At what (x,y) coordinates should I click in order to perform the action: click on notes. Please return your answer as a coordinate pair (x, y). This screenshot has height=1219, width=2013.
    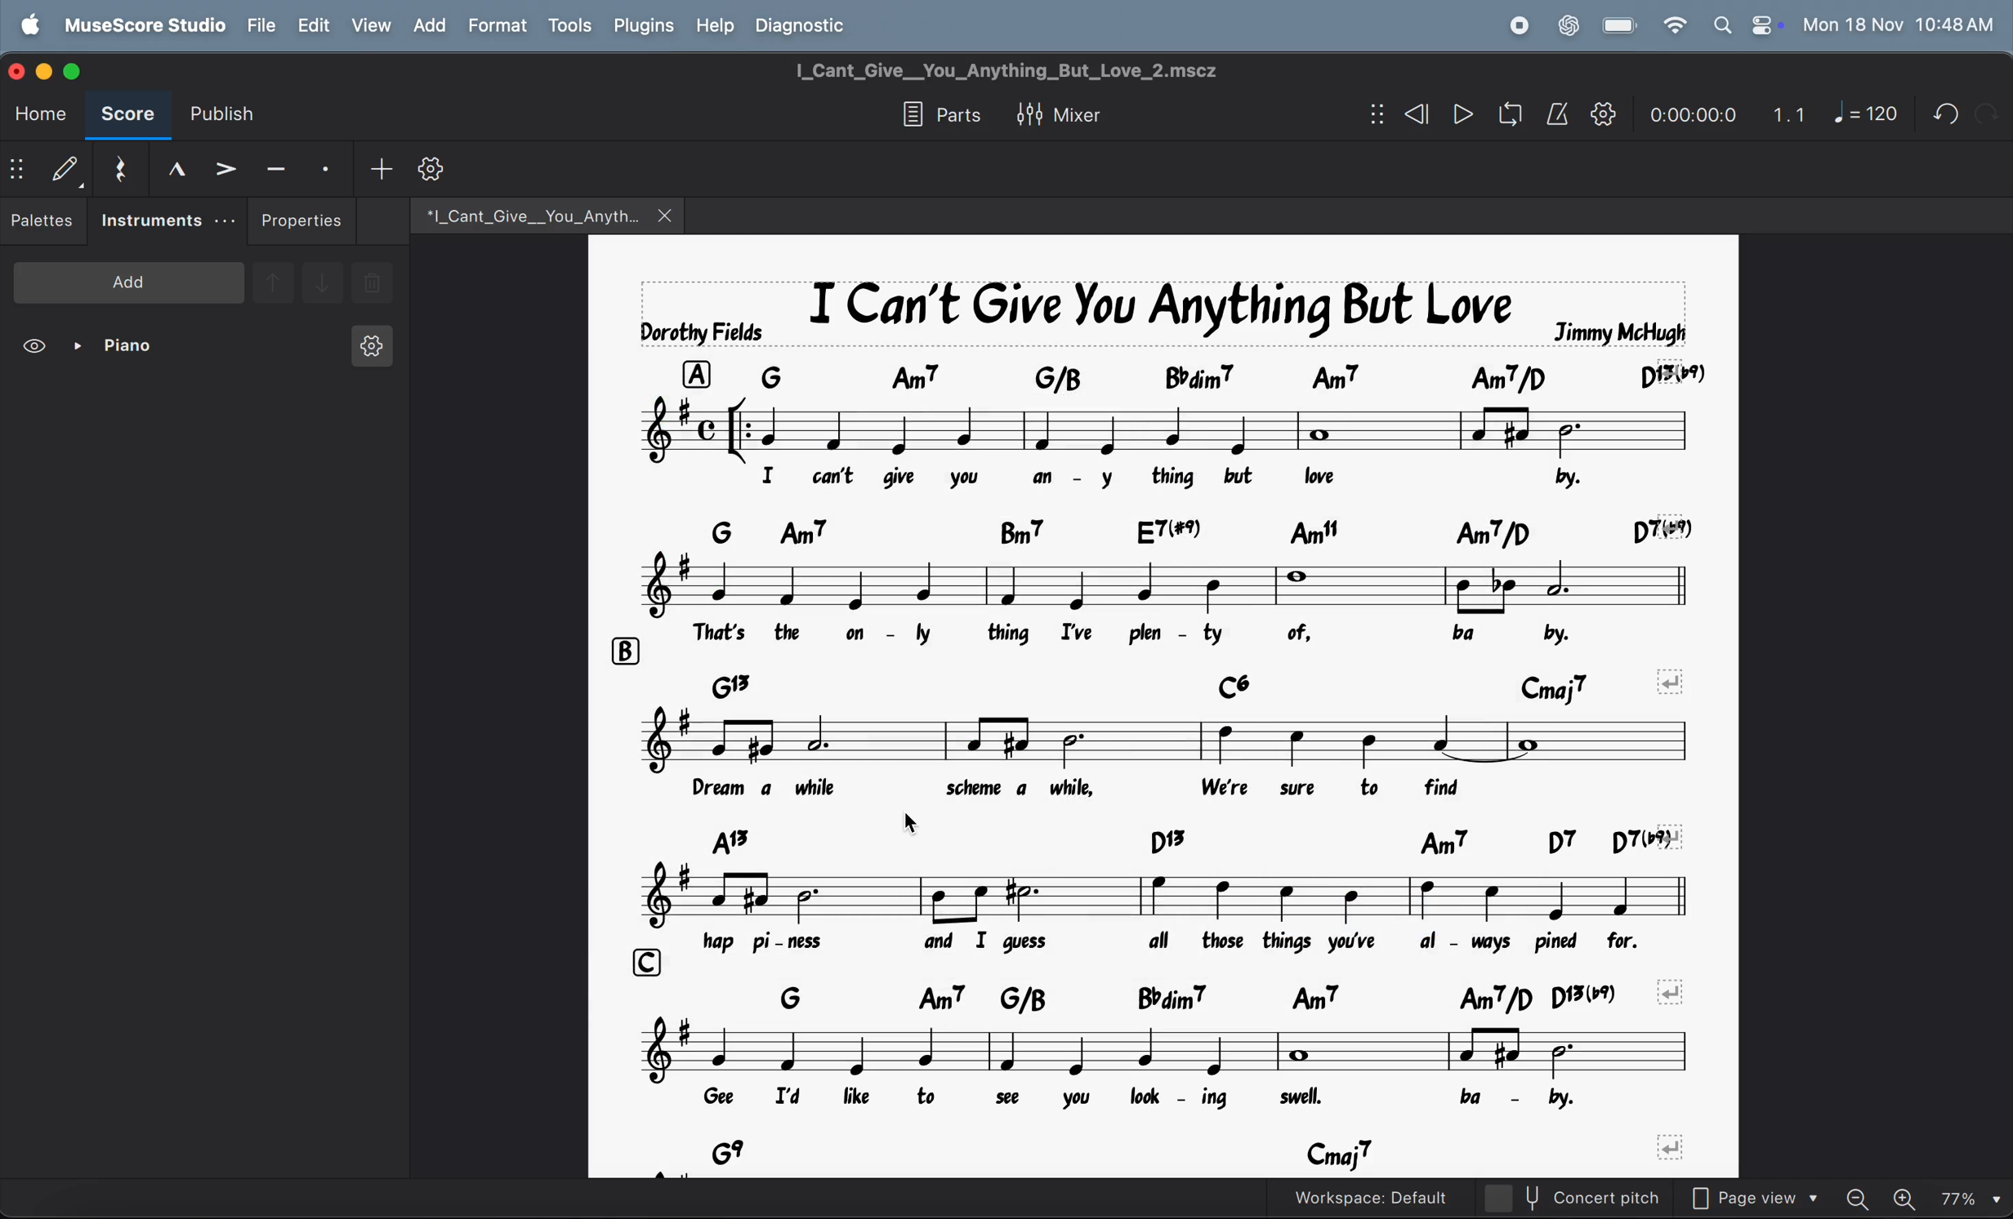
    Looking at the image, I should click on (1172, 890).